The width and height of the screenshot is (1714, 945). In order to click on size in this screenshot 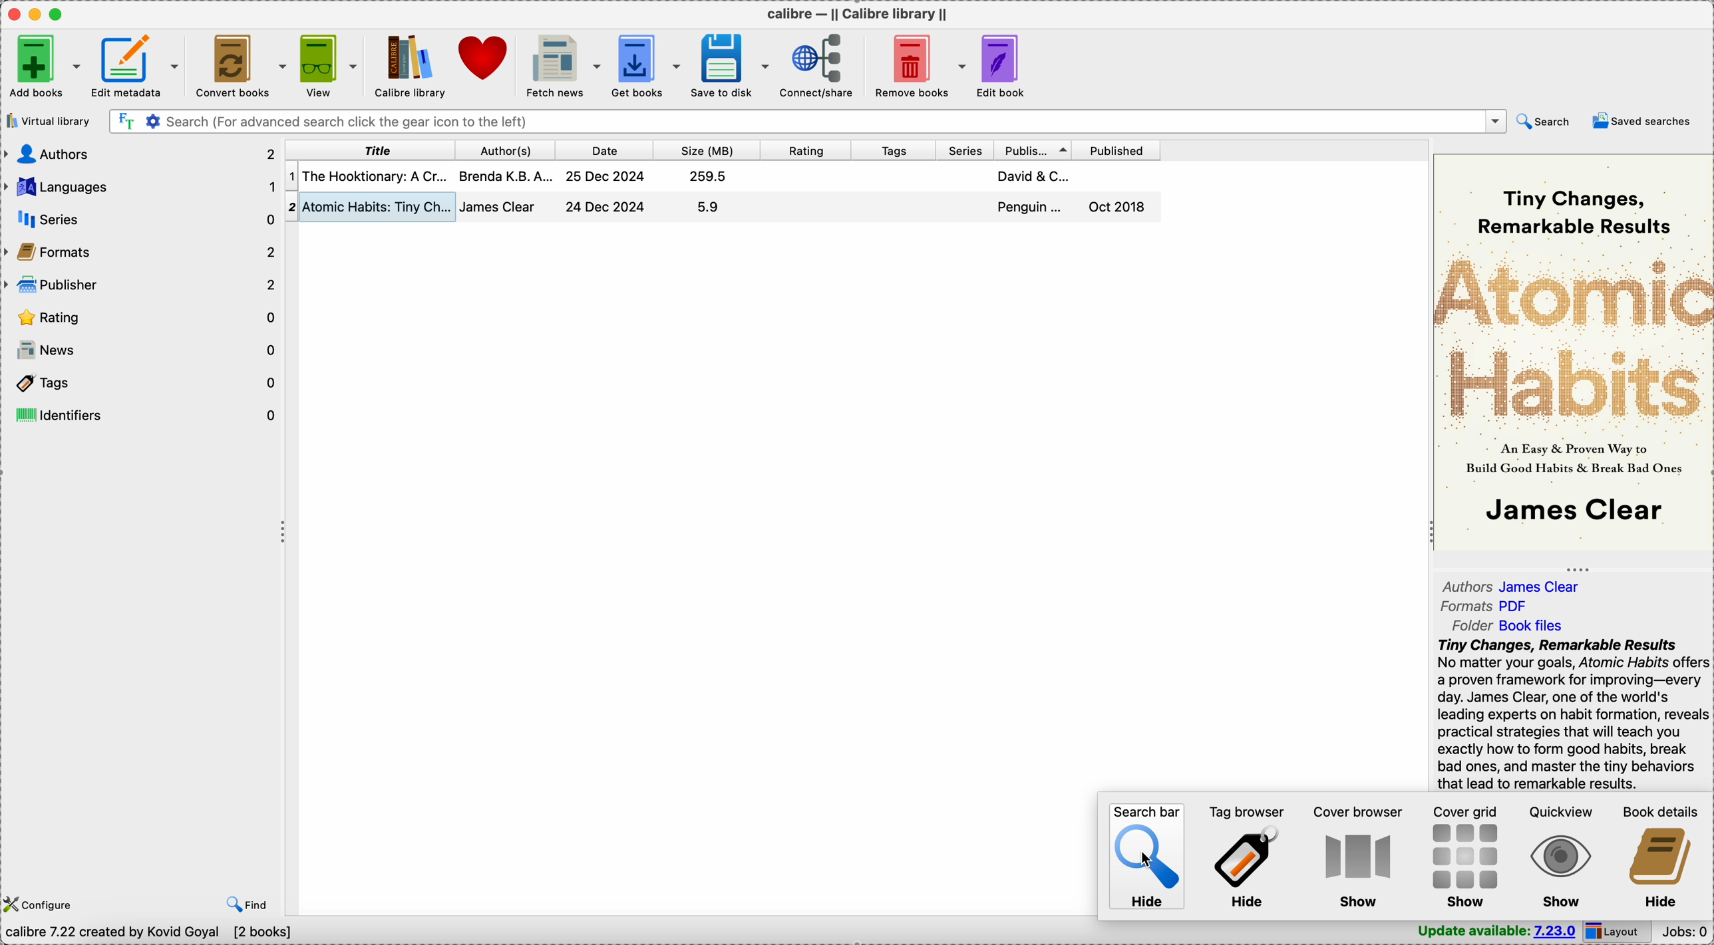, I will do `click(706, 151)`.